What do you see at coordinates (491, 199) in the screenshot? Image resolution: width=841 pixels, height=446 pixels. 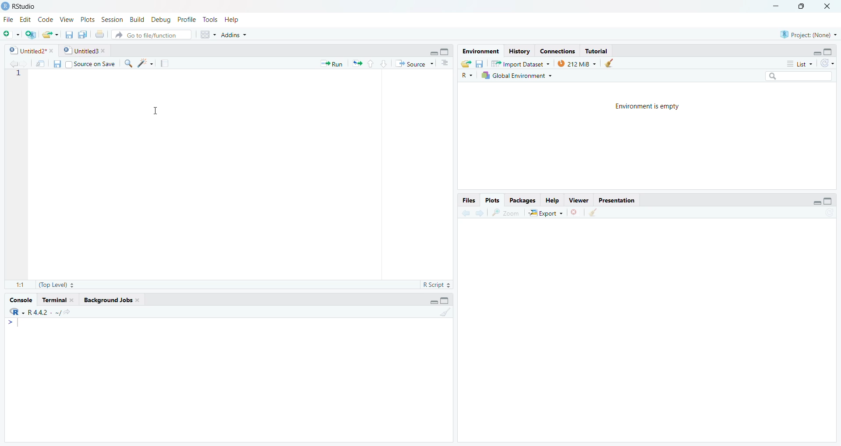 I see `plots` at bounding box center [491, 199].